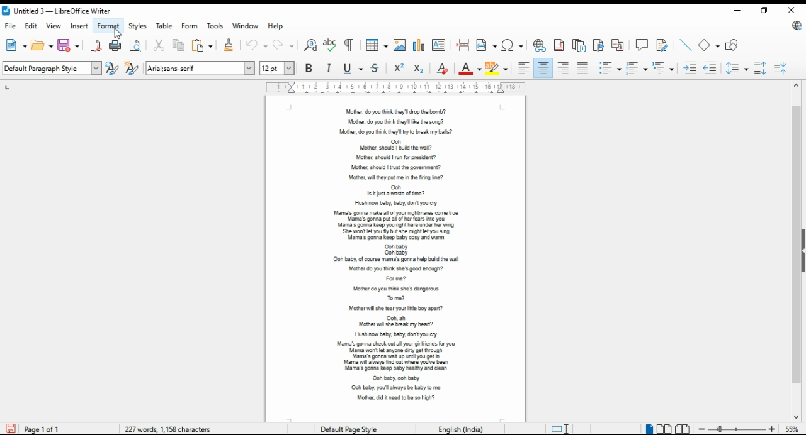 This screenshot has width=806, height=435. I want to click on ruler, so click(395, 88).